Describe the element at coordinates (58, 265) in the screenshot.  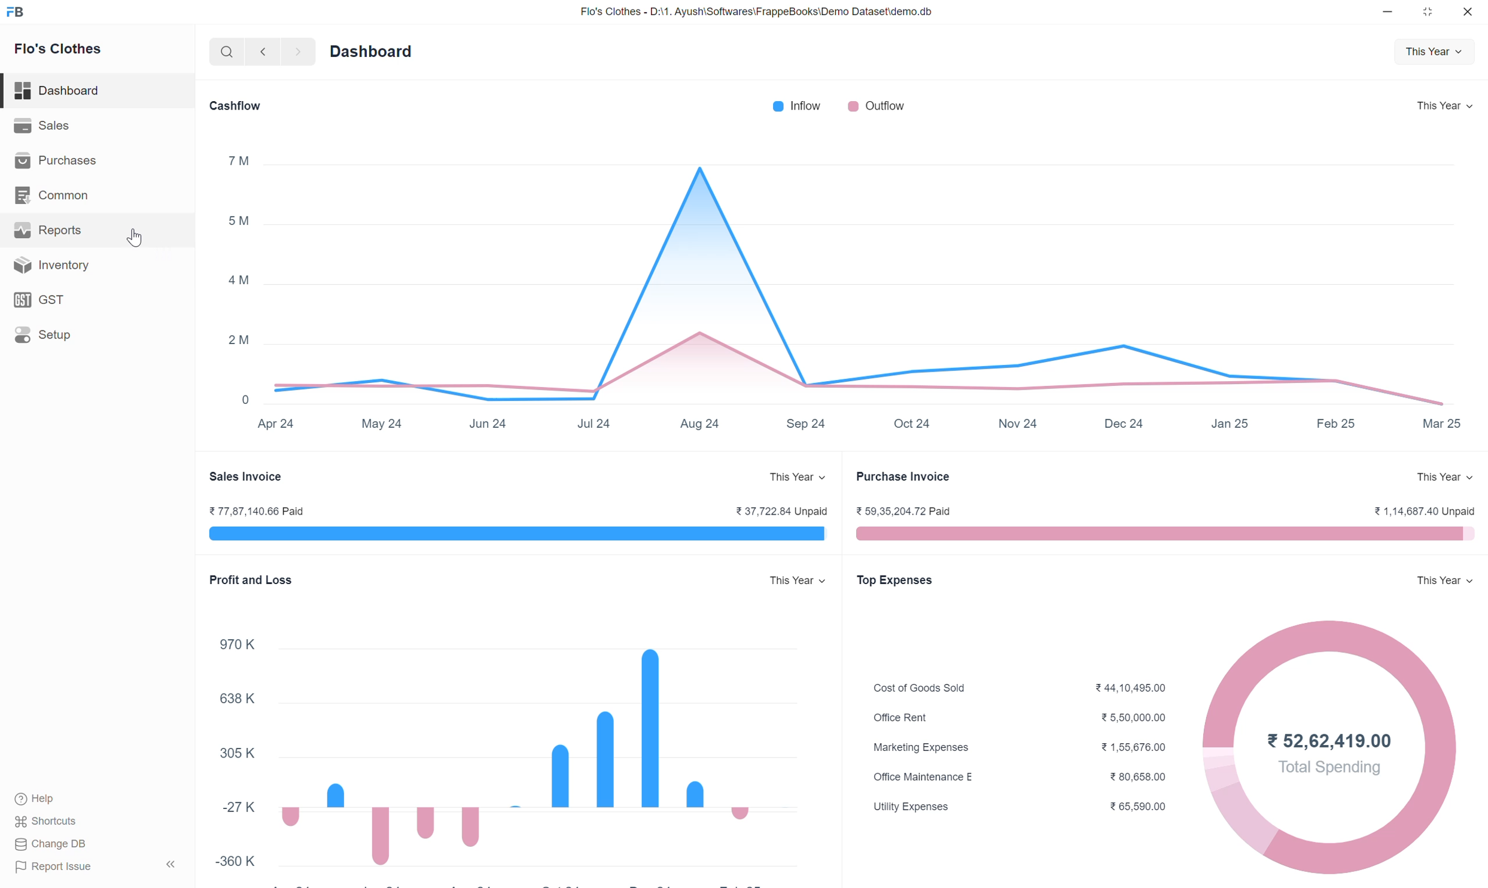
I see `Inventory` at that location.